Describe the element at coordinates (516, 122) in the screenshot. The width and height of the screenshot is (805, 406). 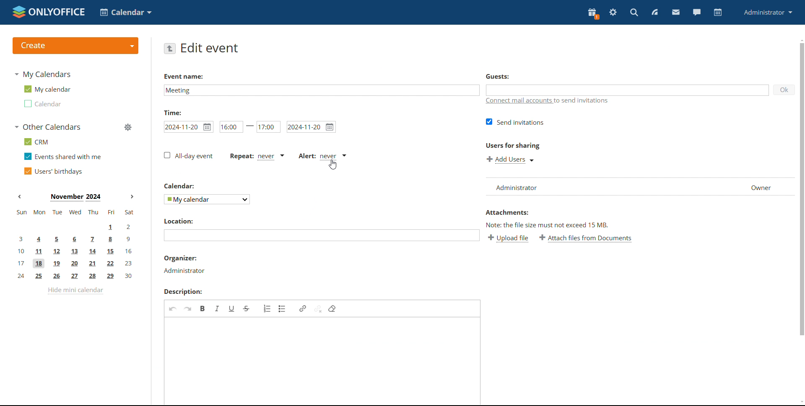
I see `send invitations` at that location.